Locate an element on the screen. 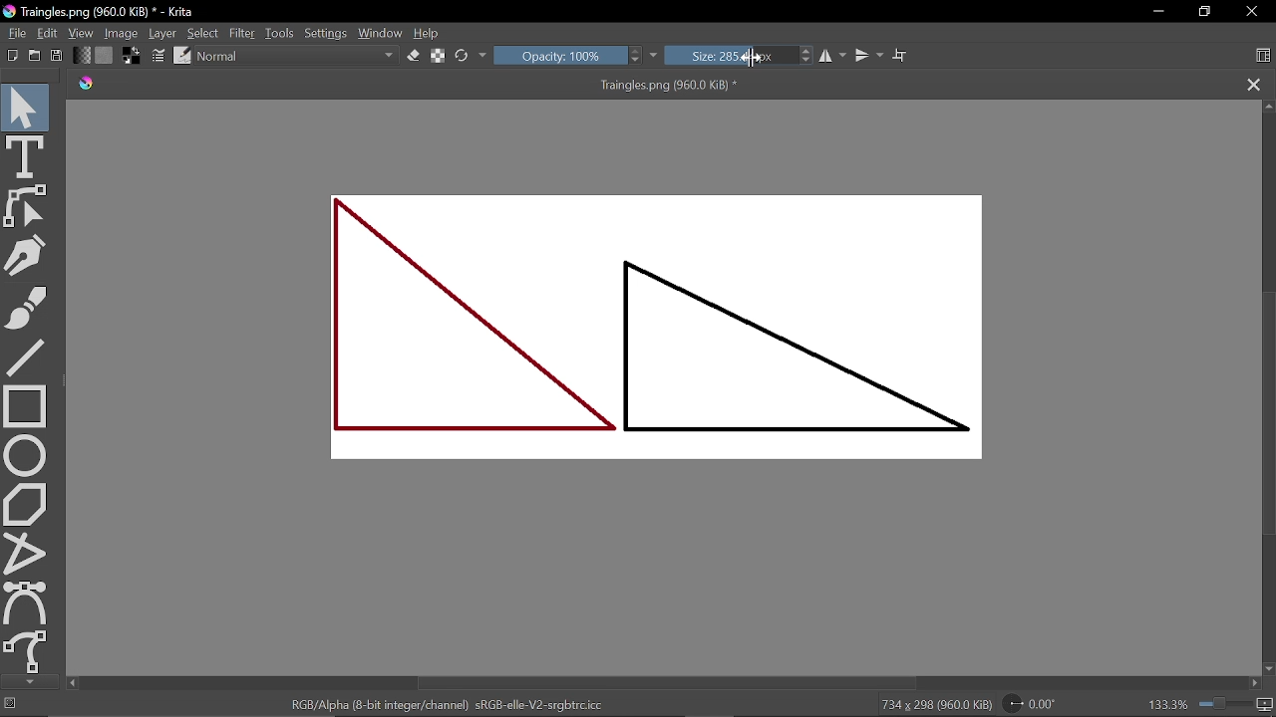 The width and height of the screenshot is (1276, 717). preserve alpha is located at coordinates (436, 57).